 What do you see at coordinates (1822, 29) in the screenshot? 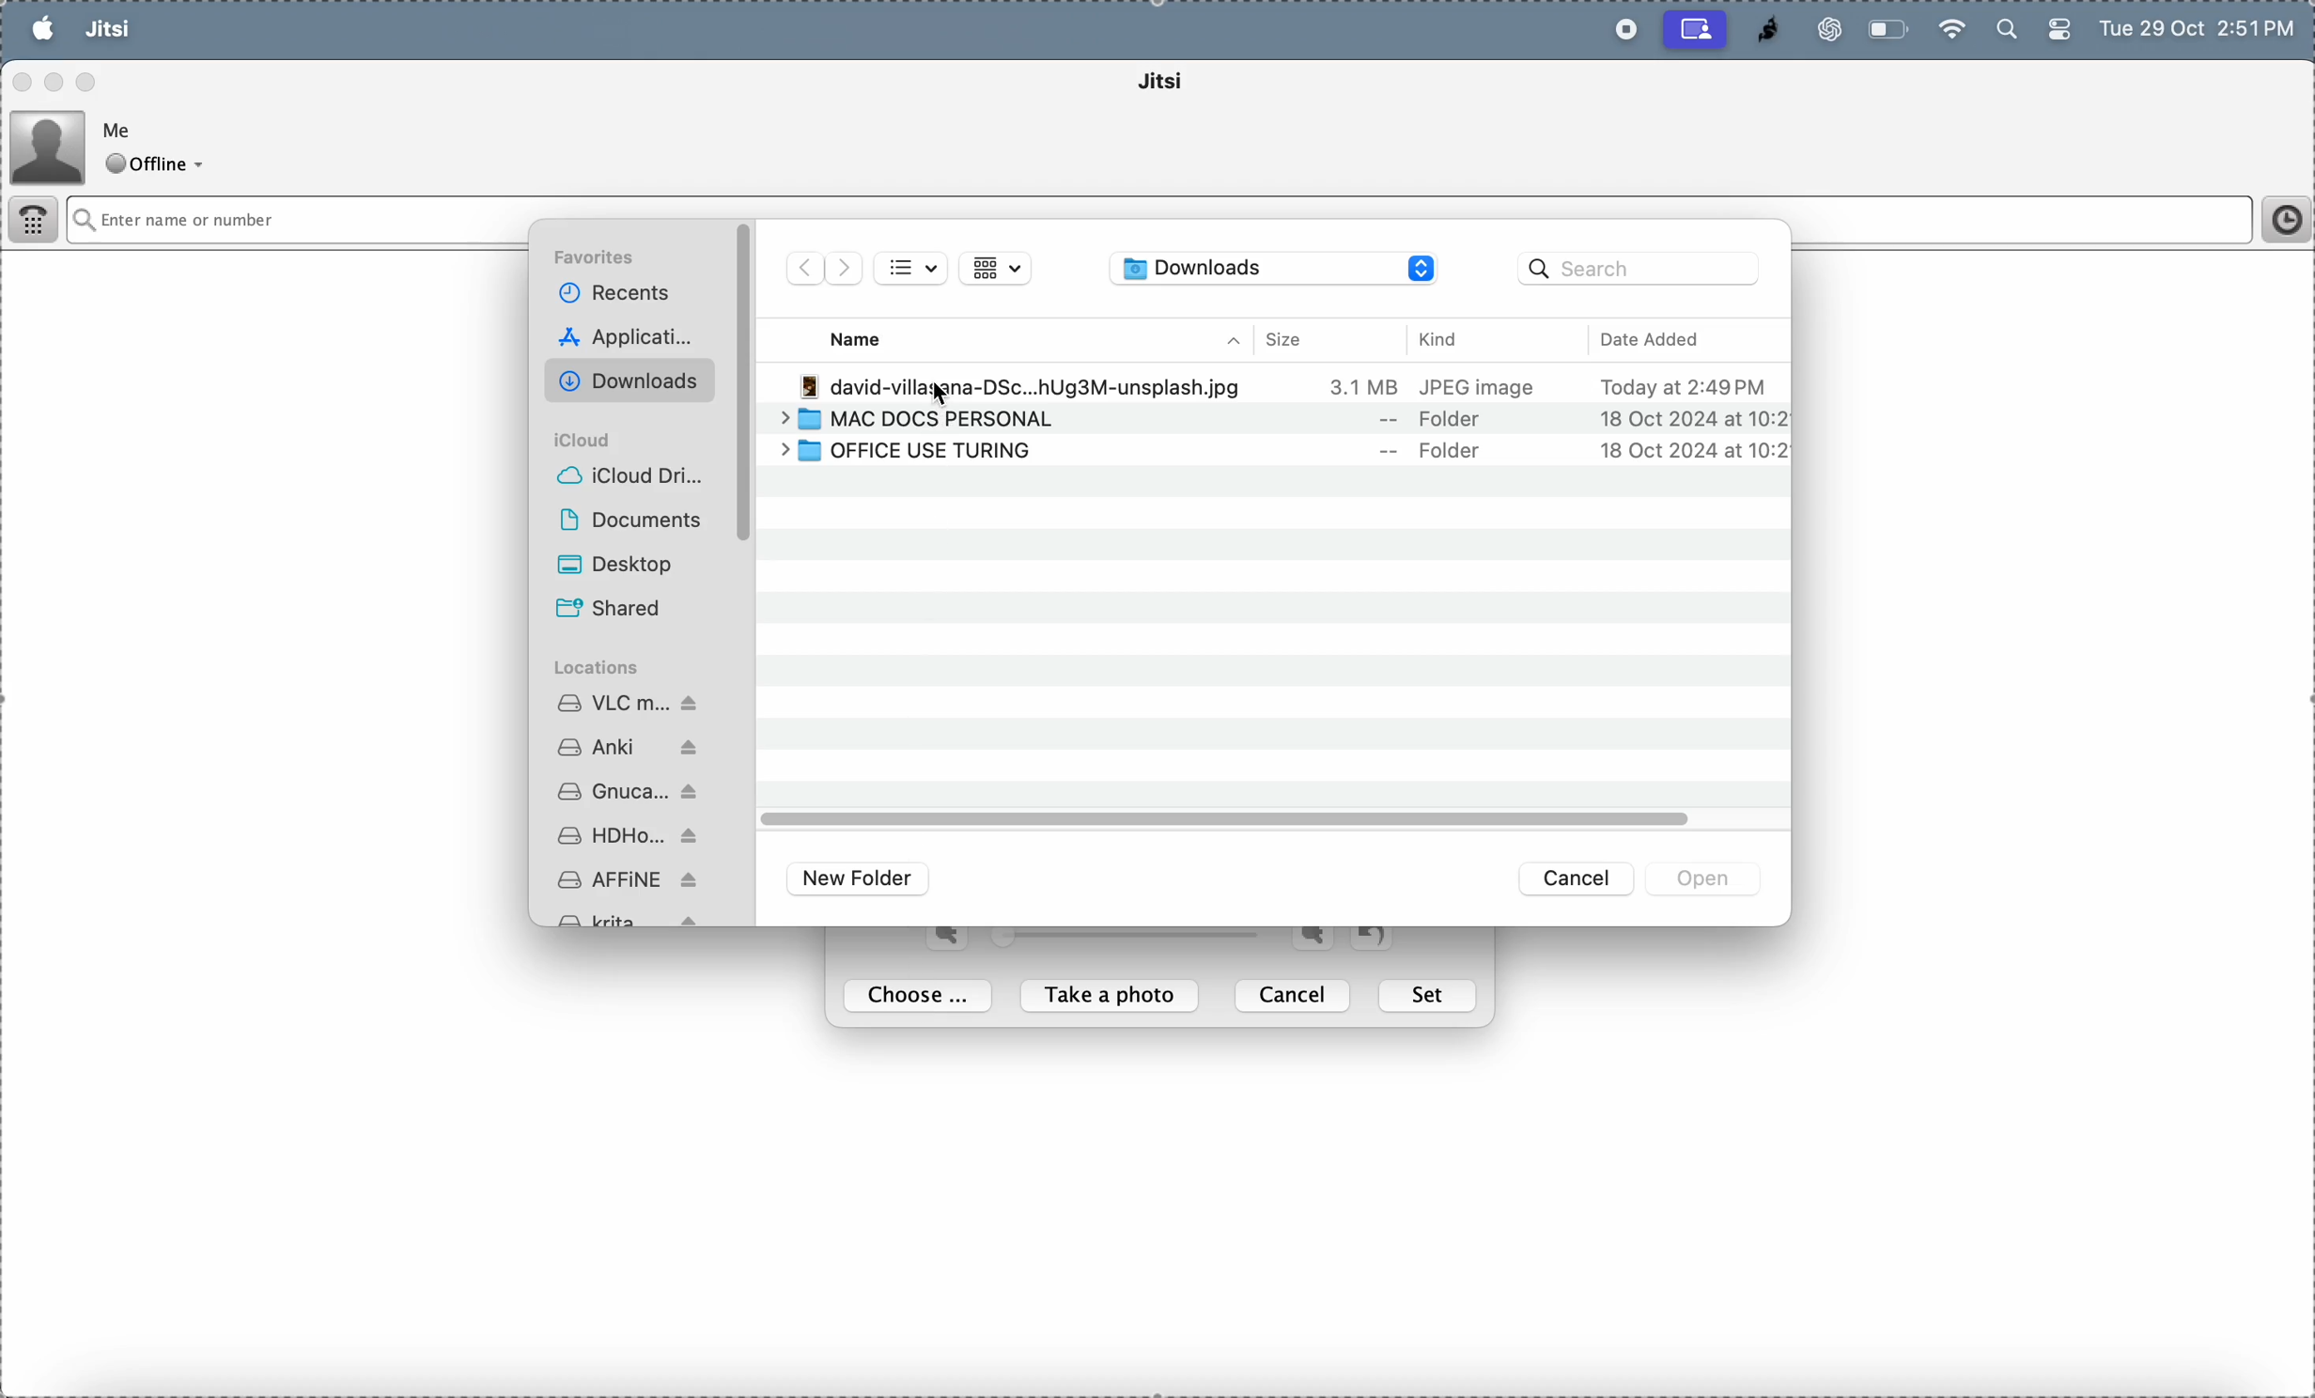
I see `chatgpt` at bounding box center [1822, 29].